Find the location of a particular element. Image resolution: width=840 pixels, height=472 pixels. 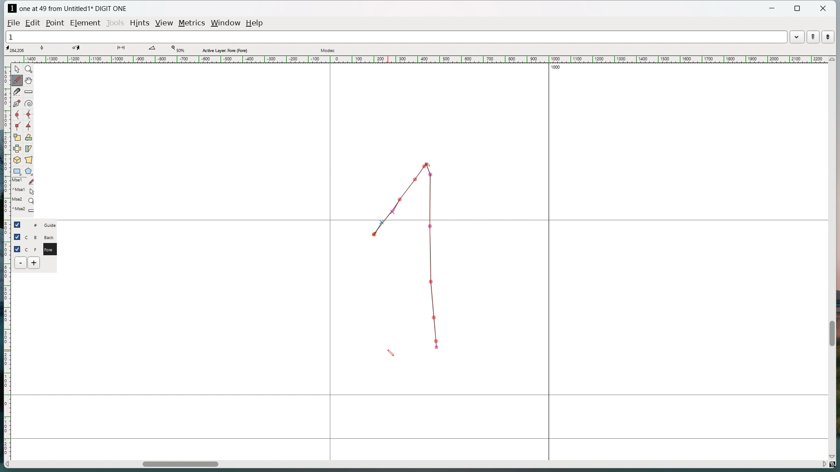

angle between lines is located at coordinates (157, 49).